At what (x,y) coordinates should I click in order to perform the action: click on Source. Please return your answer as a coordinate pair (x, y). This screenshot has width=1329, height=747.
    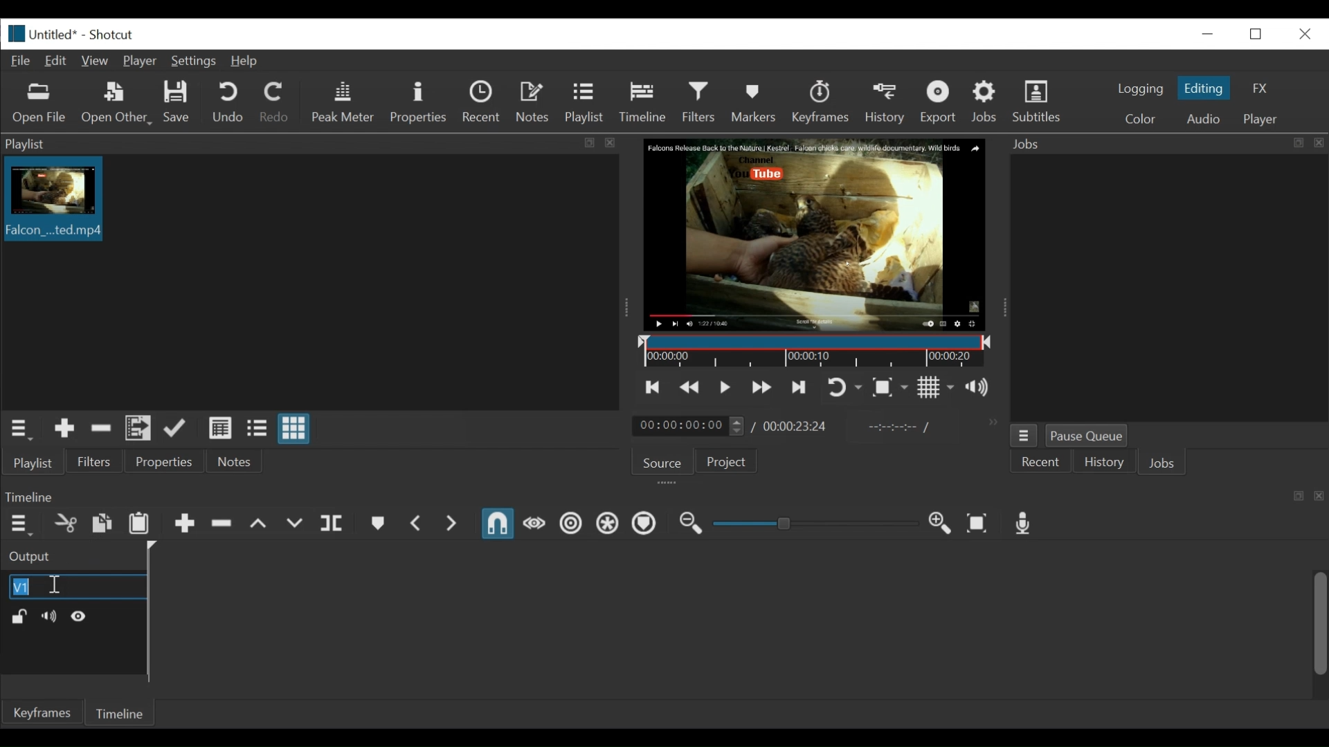
    Looking at the image, I should click on (659, 461).